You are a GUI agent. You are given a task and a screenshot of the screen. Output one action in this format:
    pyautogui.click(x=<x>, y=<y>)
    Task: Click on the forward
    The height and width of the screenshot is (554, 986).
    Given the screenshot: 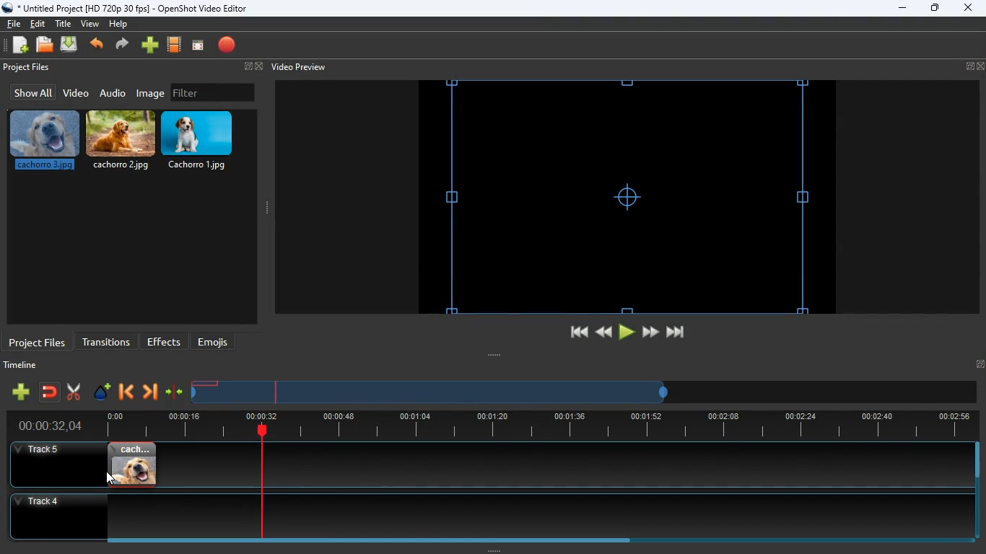 What is the action you would take?
    pyautogui.click(x=149, y=393)
    